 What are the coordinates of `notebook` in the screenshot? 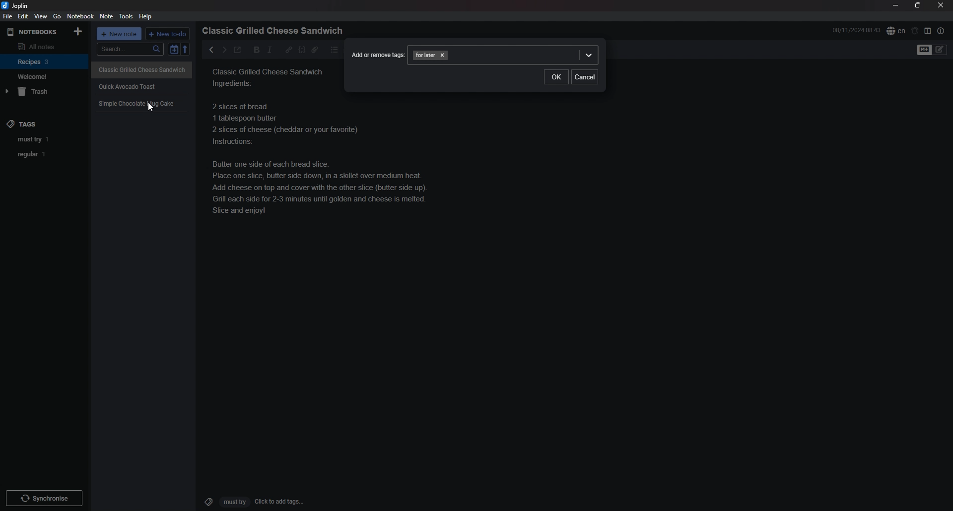 It's located at (45, 61).